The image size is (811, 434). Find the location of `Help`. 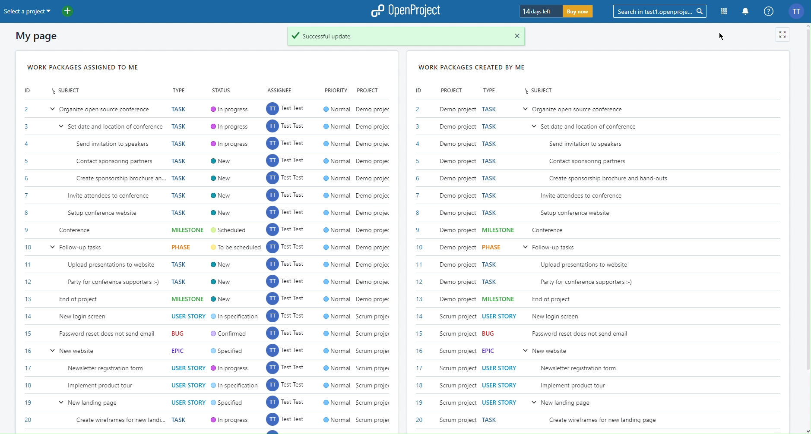

Help is located at coordinates (769, 12).